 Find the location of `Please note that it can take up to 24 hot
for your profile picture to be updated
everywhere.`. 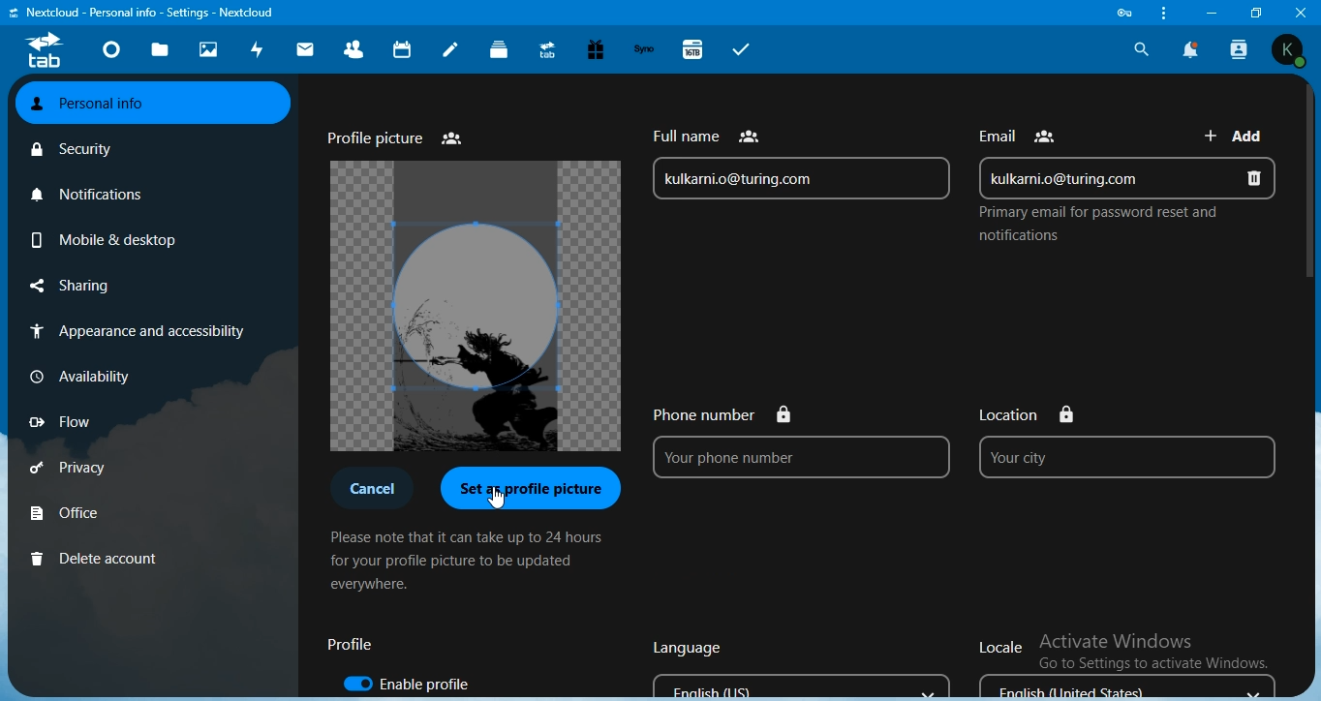

Please note that it can take up to 24 hot
for your profile picture to be updated
everywhere. is located at coordinates (467, 564).